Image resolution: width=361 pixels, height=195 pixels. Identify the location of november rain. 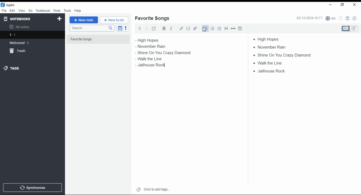
(271, 47).